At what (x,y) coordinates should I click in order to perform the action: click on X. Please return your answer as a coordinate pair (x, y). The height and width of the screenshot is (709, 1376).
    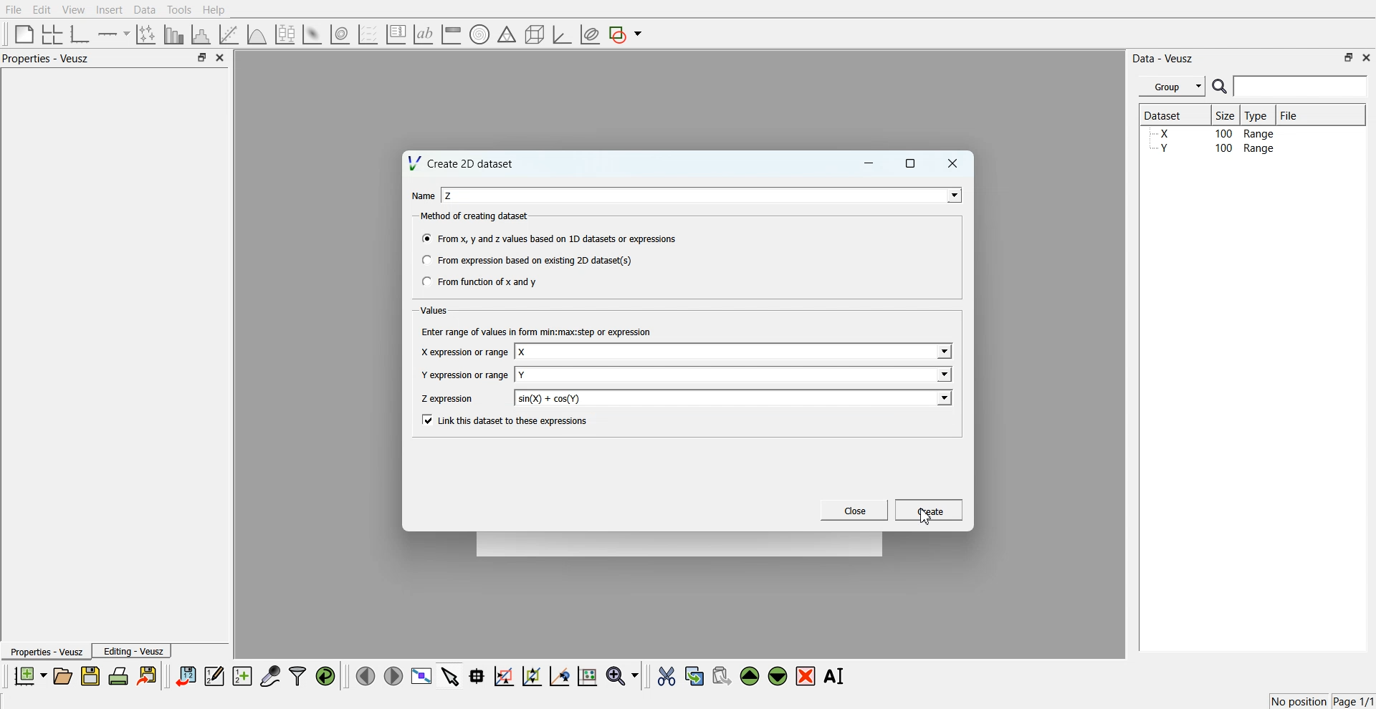
    Looking at the image, I should click on (523, 352).